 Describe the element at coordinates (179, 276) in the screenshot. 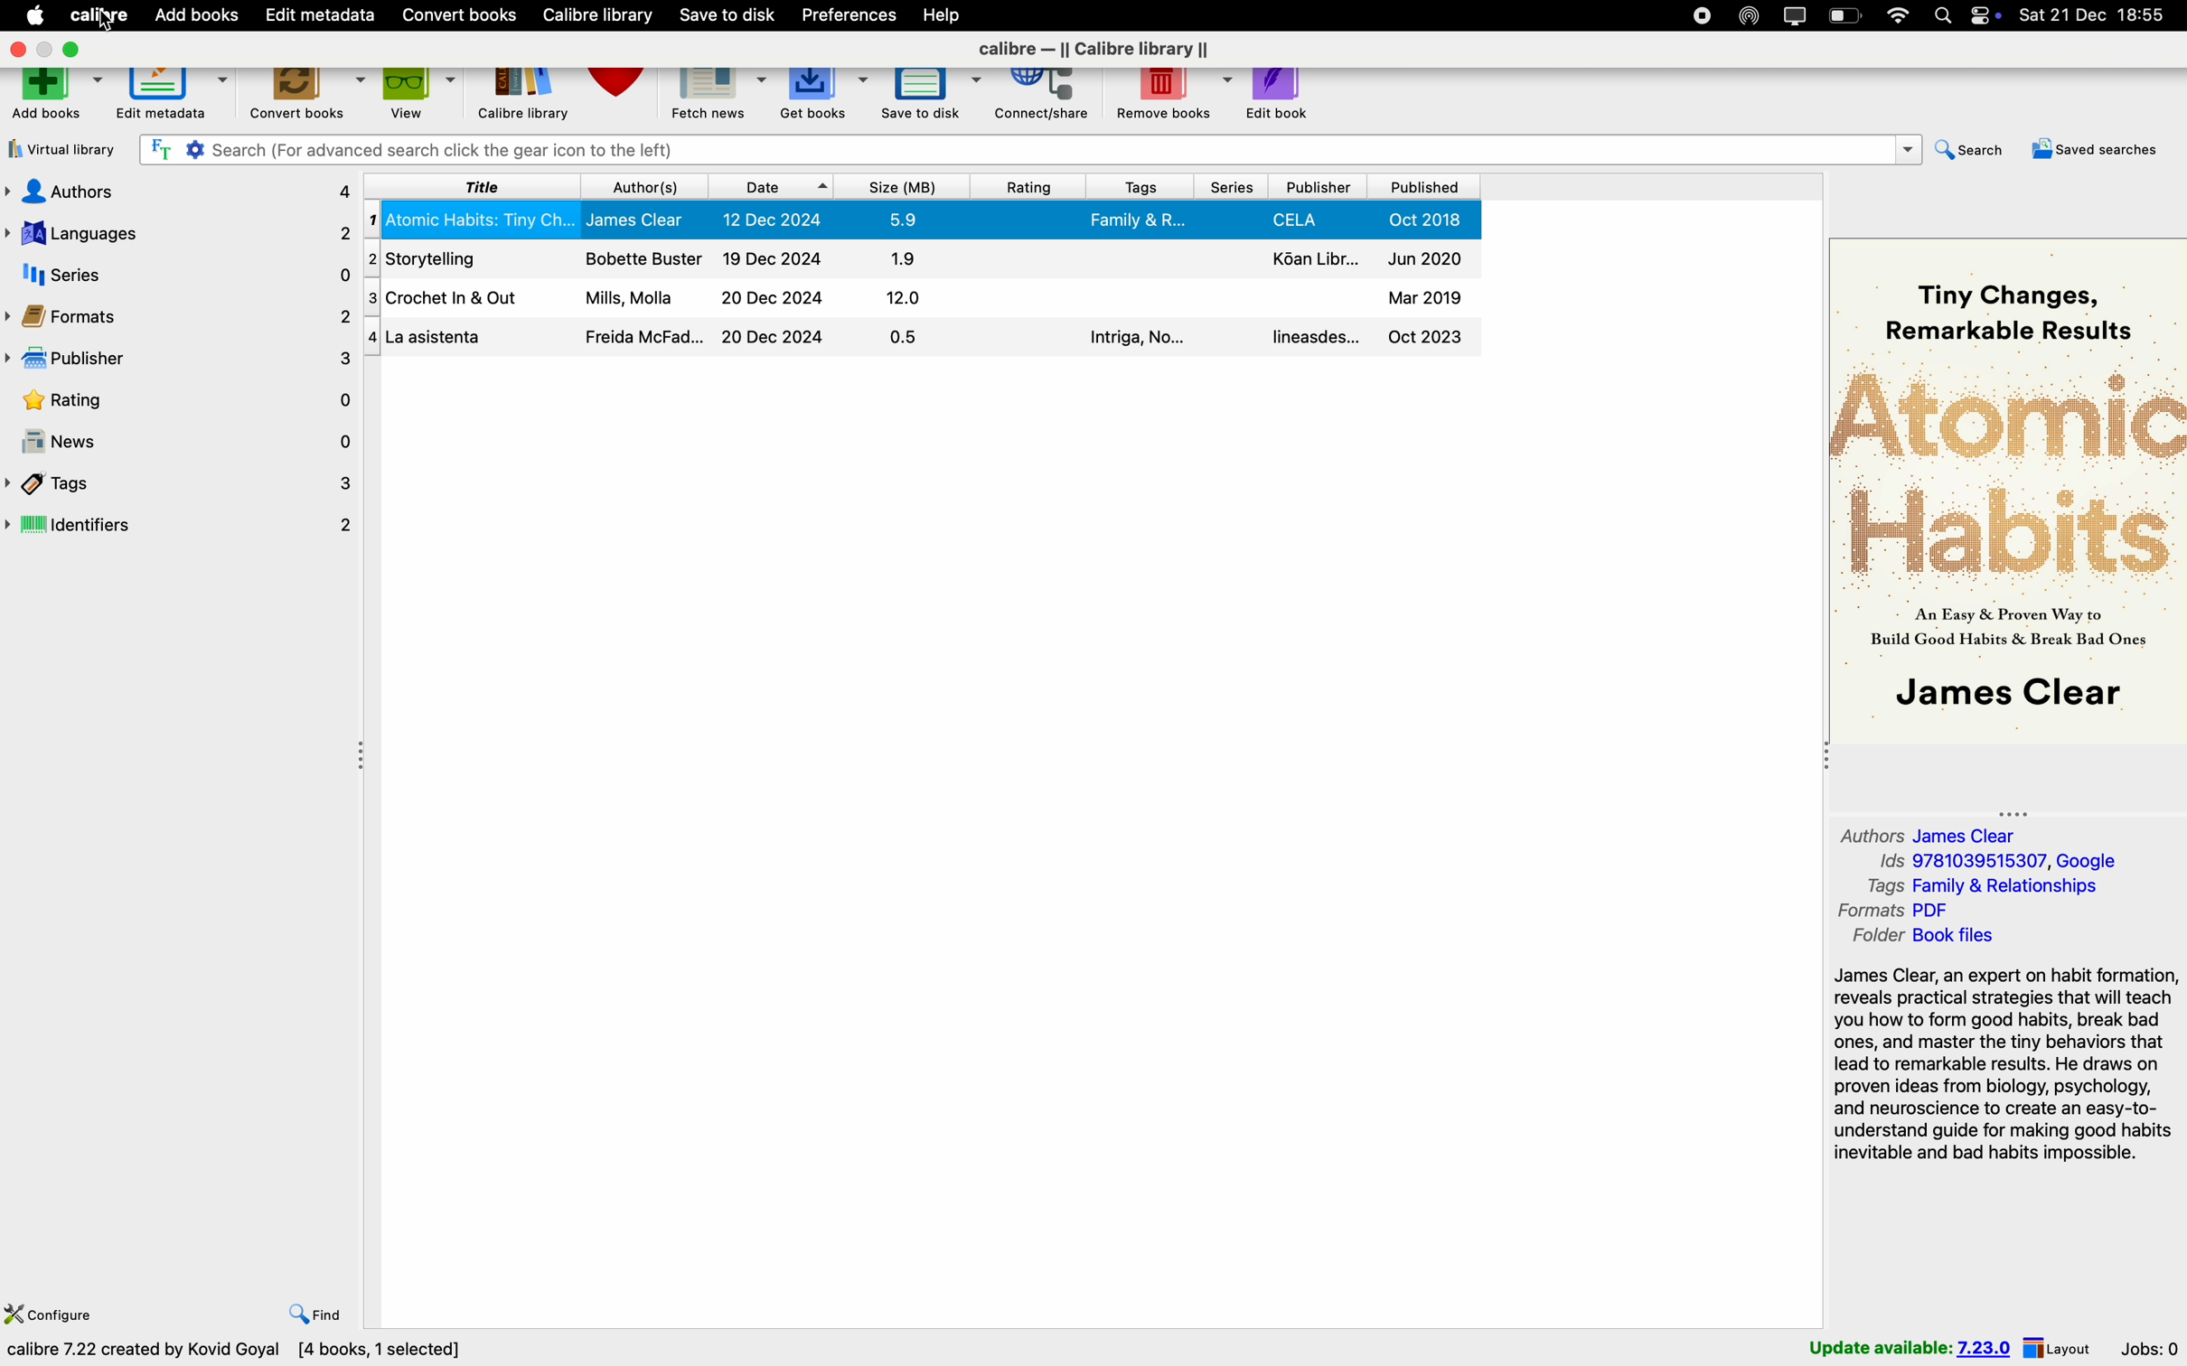

I see `series` at that location.